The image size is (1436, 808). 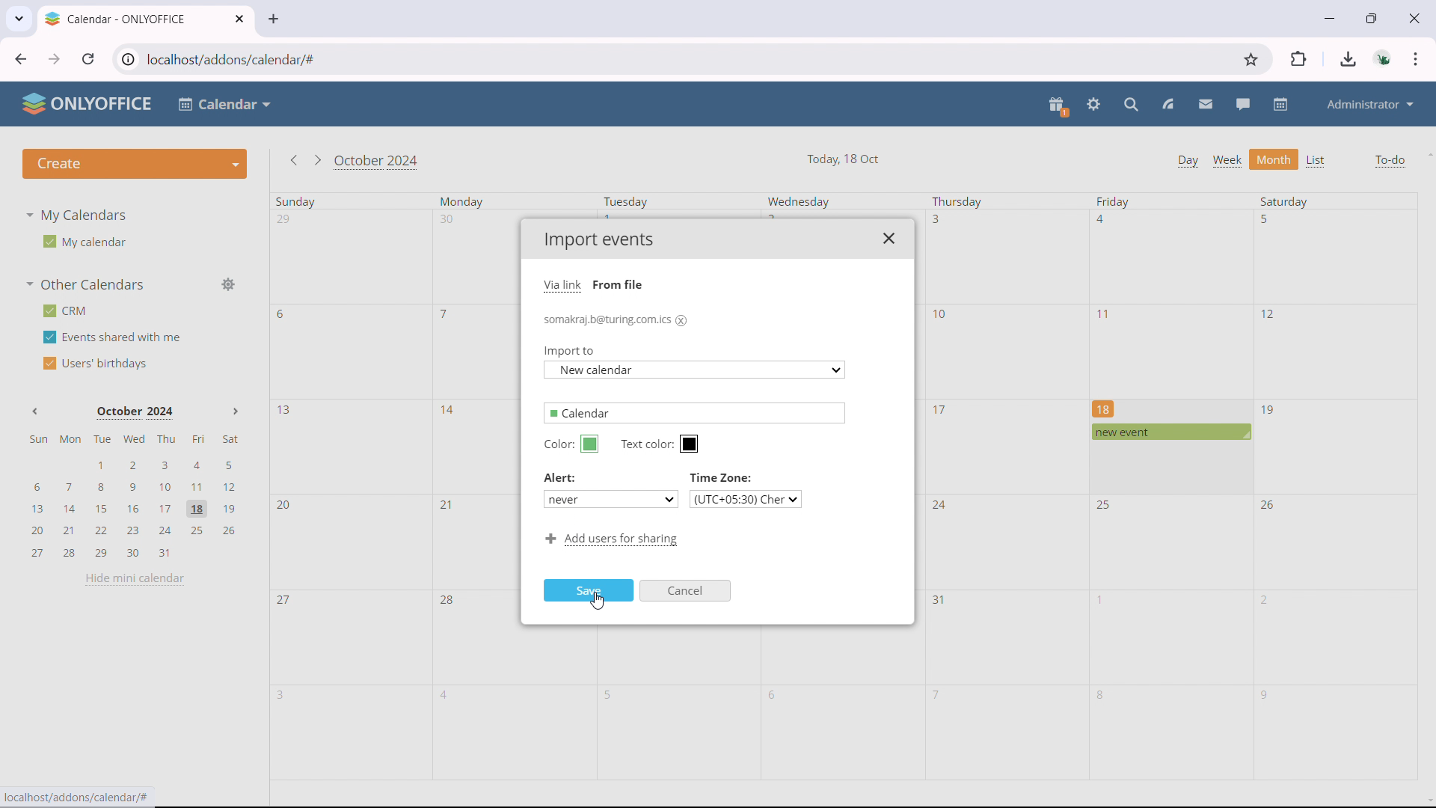 I want to click on maximize, so click(x=1372, y=16).